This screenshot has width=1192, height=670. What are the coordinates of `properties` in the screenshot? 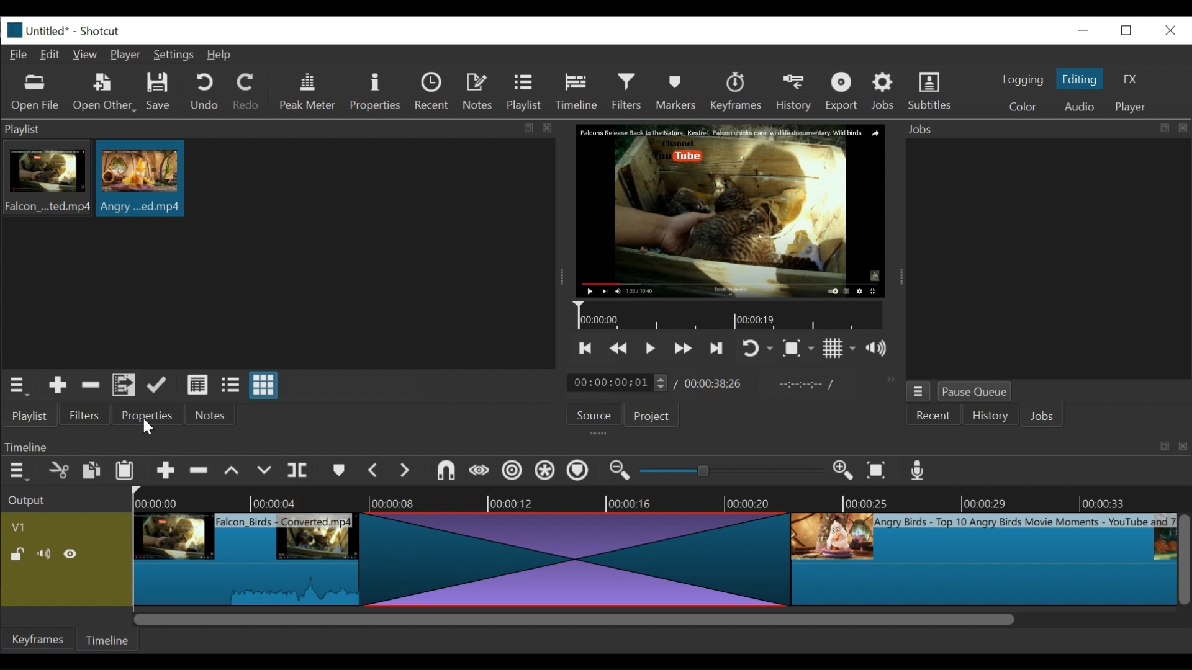 It's located at (148, 416).